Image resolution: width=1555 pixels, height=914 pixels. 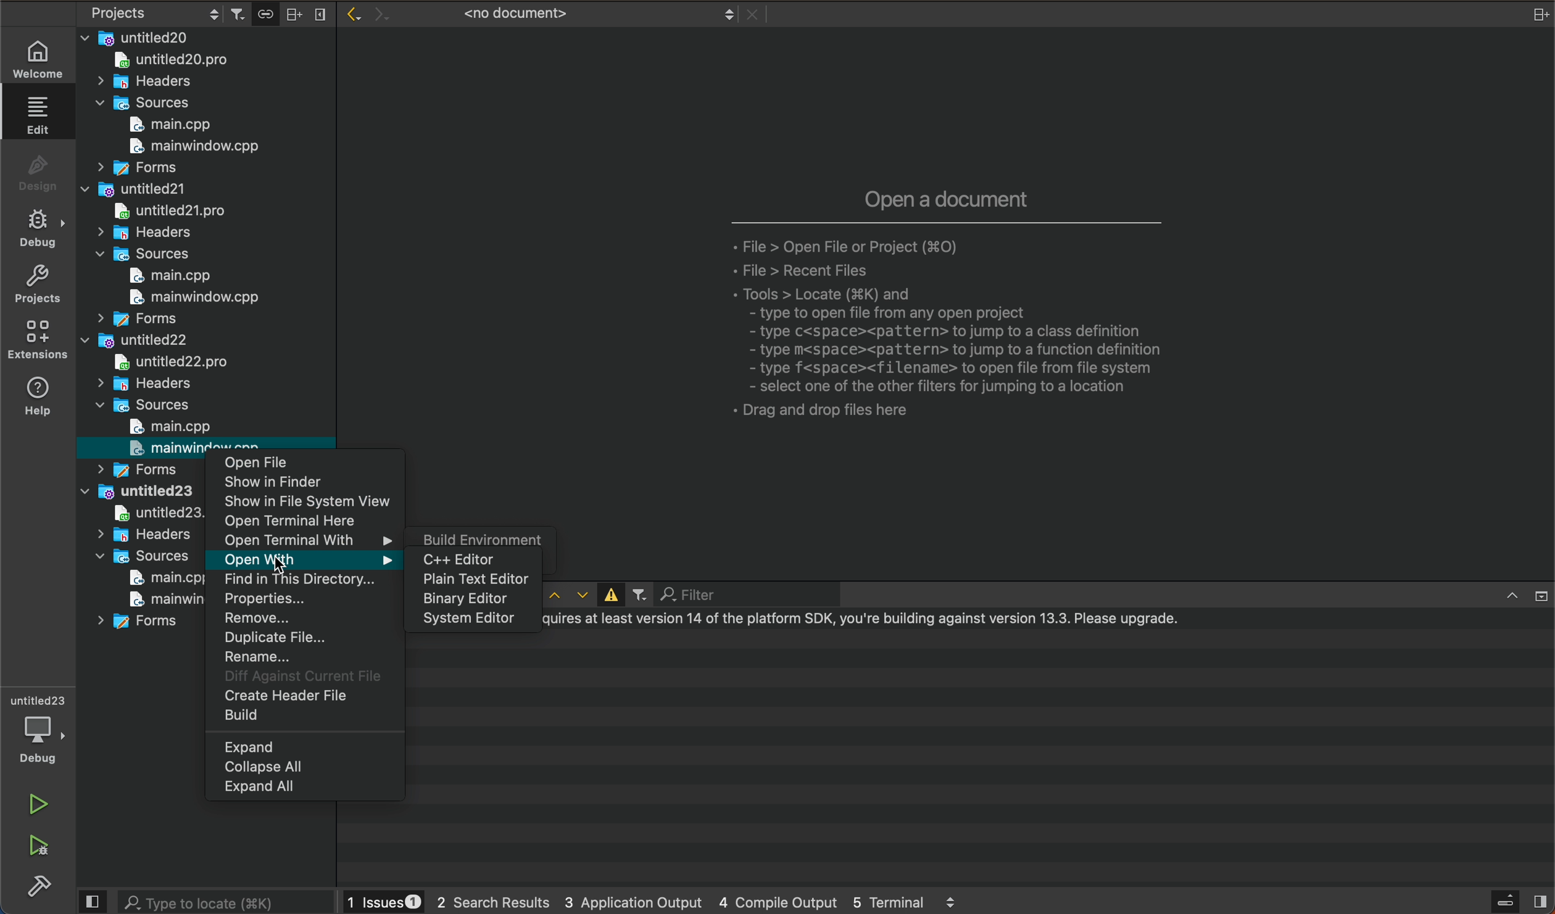 What do you see at coordinates (38, 848) in the screenshot?
I see `run debug` at bounding box center [38, 848].